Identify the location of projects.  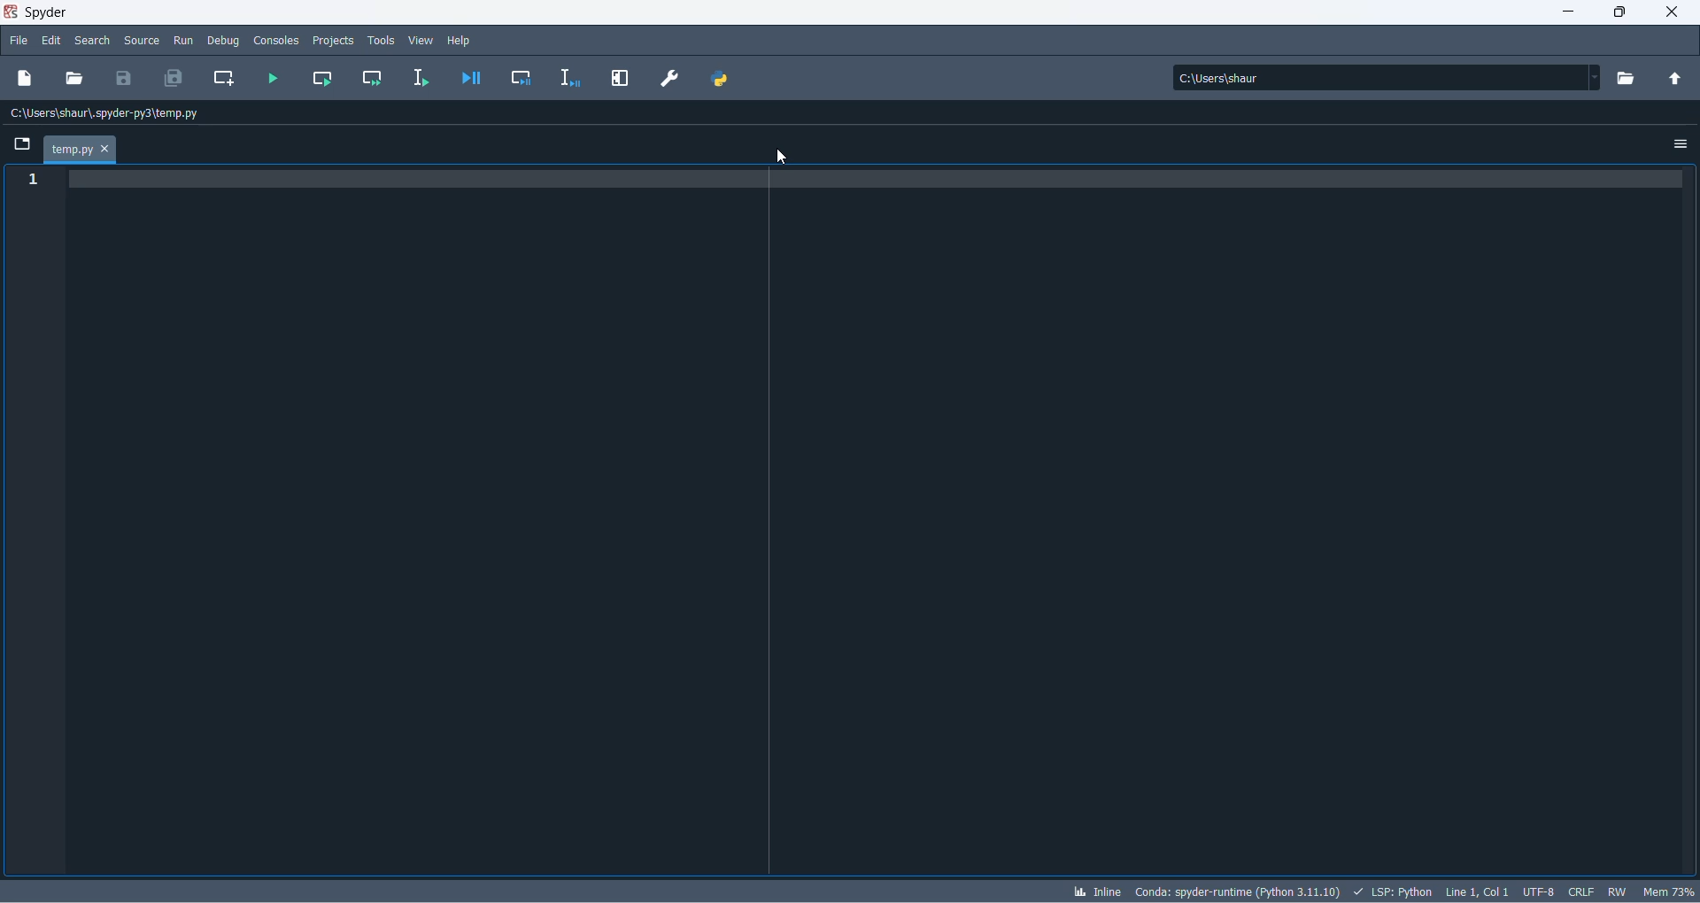
(332, 41).